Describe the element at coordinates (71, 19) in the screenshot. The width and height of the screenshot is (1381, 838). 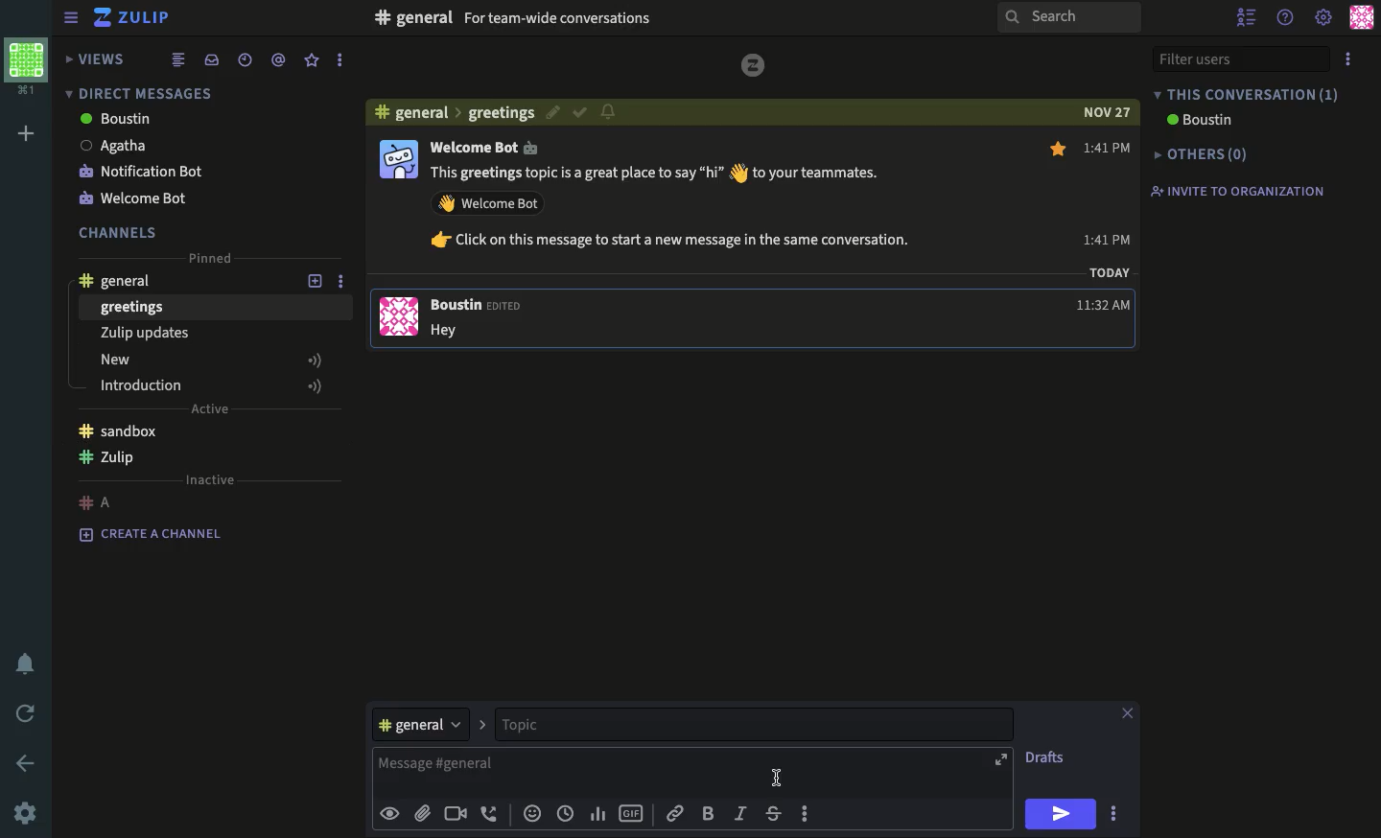
I see `collapse/expand` at that location.